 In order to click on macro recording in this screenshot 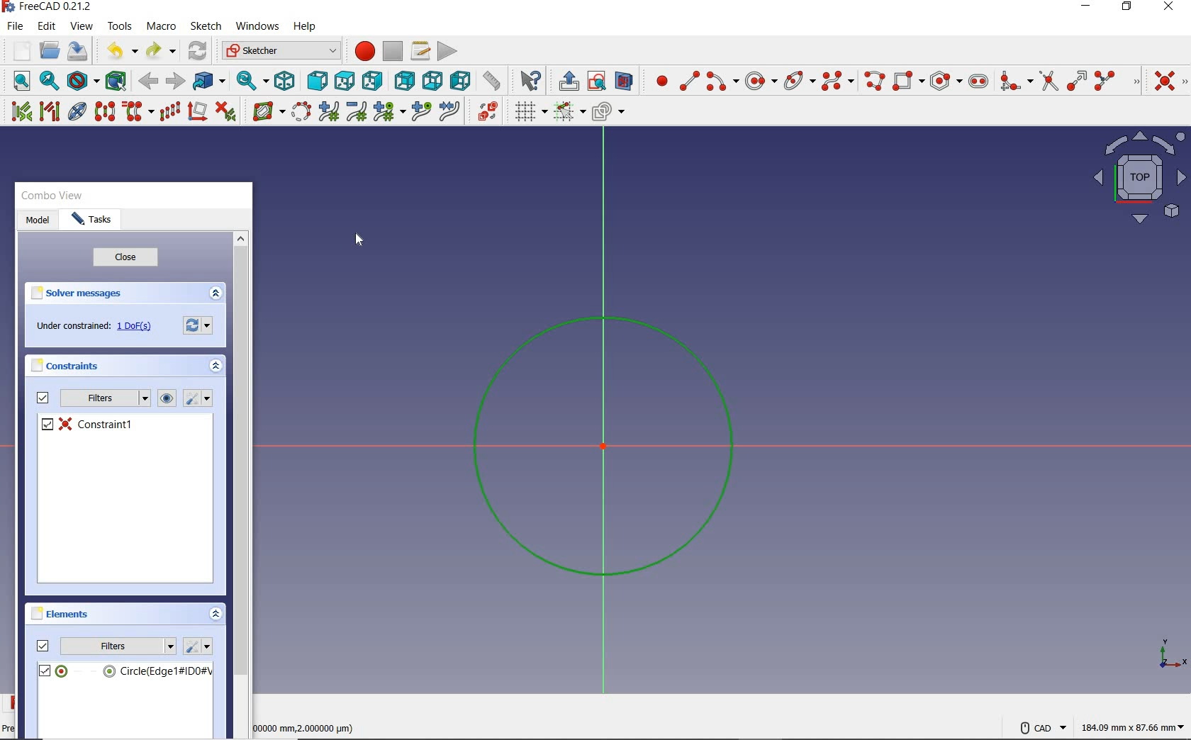, I will do `click(363, 50)`.